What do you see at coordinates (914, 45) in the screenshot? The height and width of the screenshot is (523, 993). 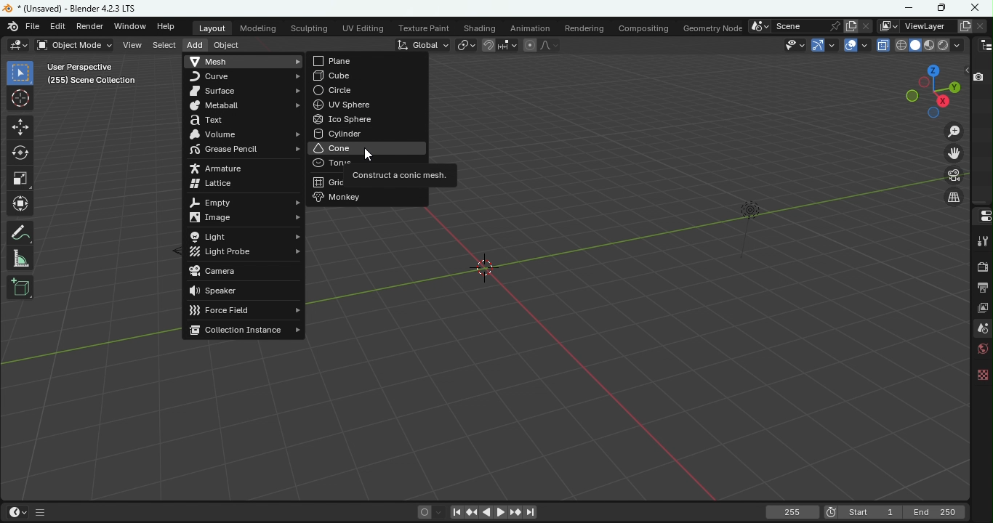 I see `Viewport shading: Solid` at bounding box center [914, 45].